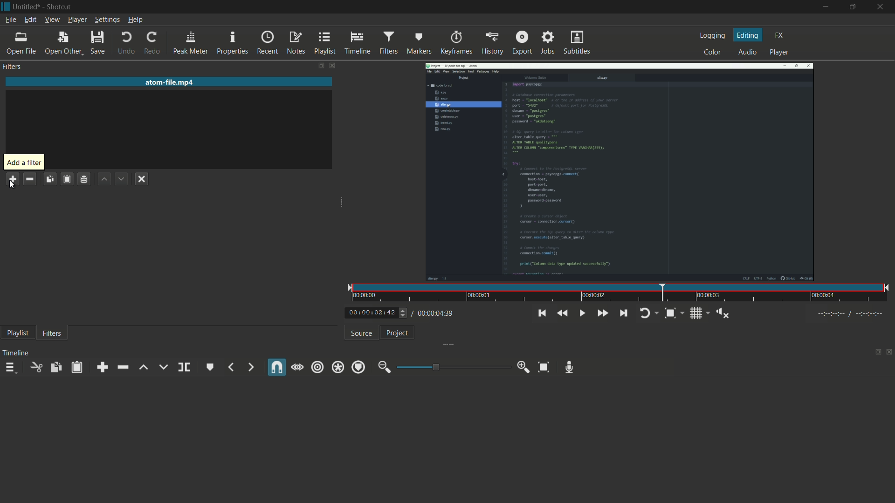 This screenshot has width=895, height=503. I want to click on editing, so click(749, 35).